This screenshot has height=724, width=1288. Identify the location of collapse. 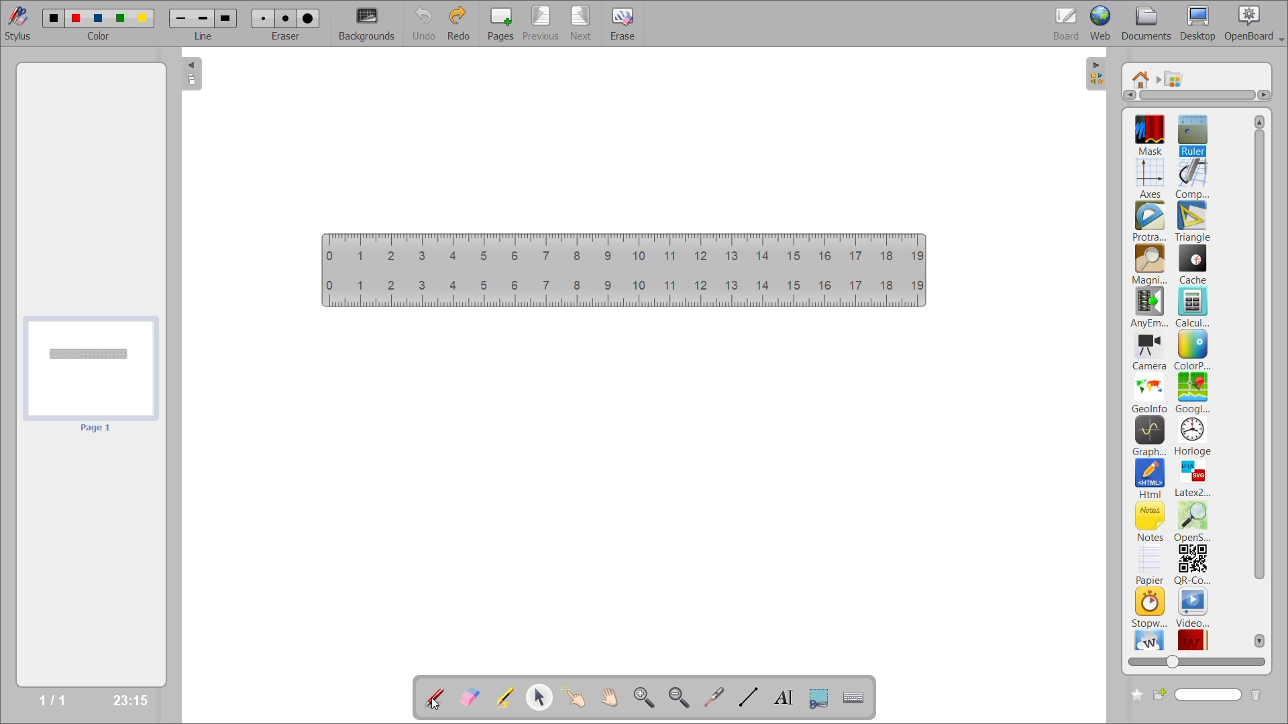
(193, 75).